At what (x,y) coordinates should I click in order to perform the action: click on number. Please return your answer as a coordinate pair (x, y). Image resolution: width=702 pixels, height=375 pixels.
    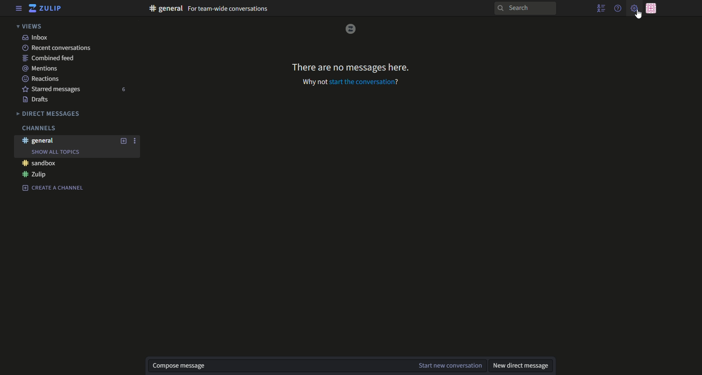
    Looking at the image, I should click on (125, 89).